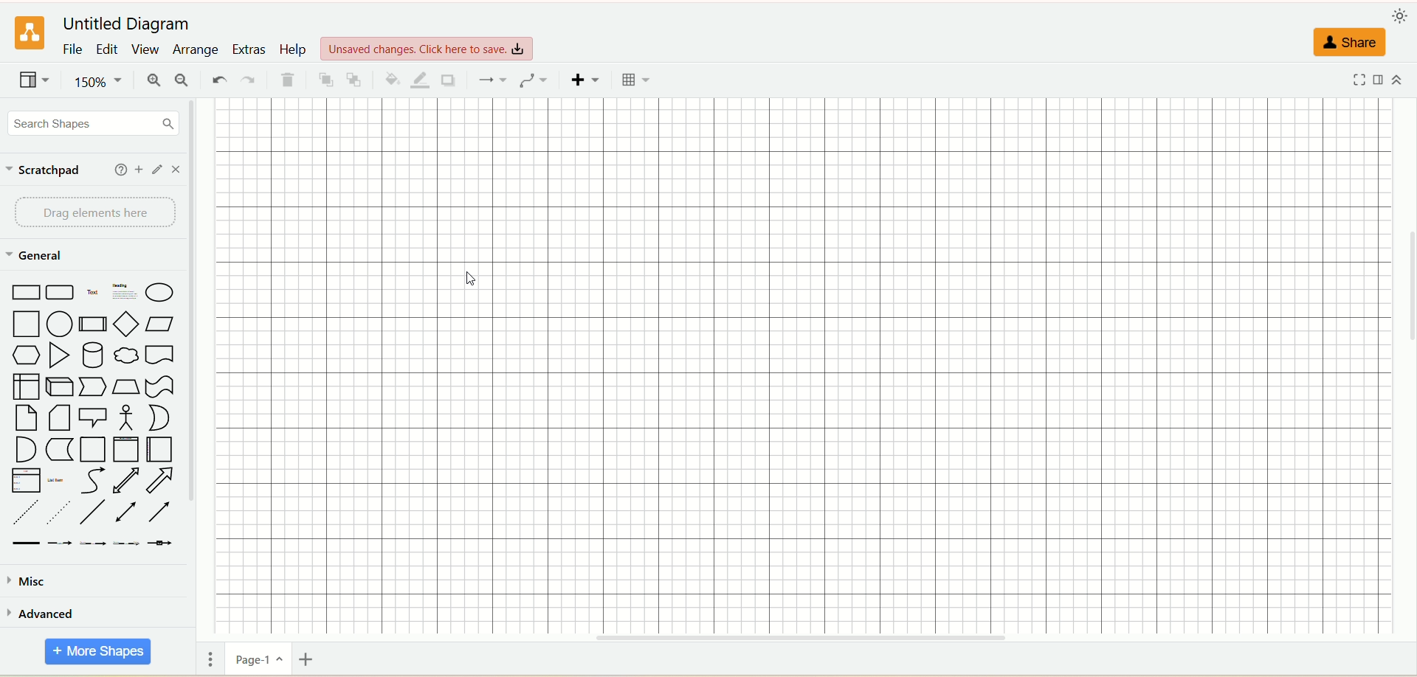 The image size is (1417, 677). What do you see at coordinates (58, 513) in the screenshot?
I see `dotted line` at bounding box center [58, 513].